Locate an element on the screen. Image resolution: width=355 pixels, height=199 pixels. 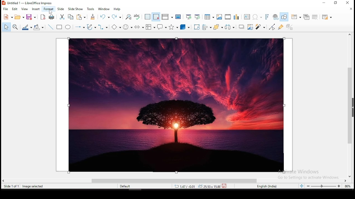
snap to grid is located at coordinates (156, 17).